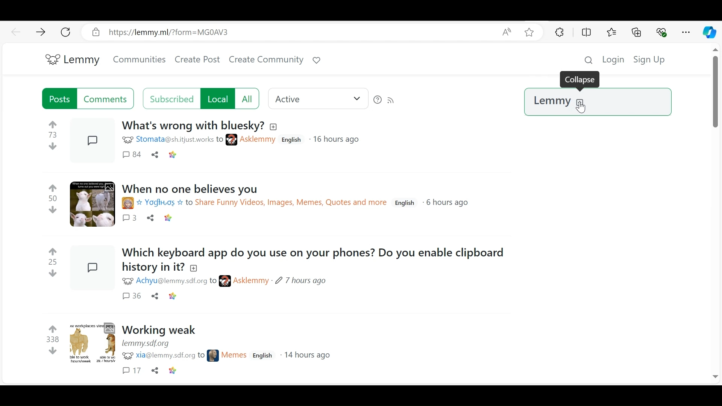  I want to click on mentions, so click(179, 139).